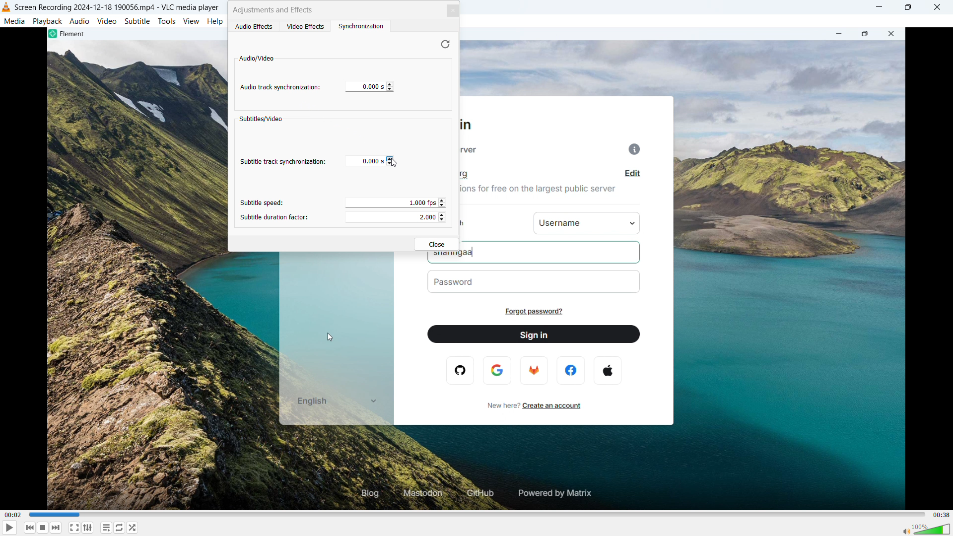  Describe the element at coordinates (275, 9) in the screenshot. I see `adjustments & effects` at that location.